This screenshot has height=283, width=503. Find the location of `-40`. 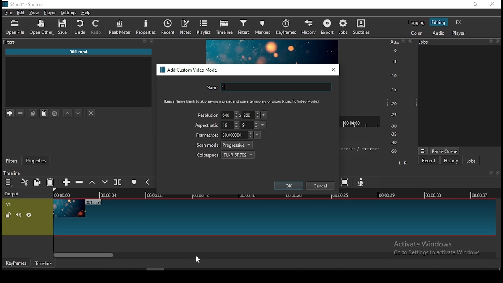

-40 is located at coordinates (394, 143).